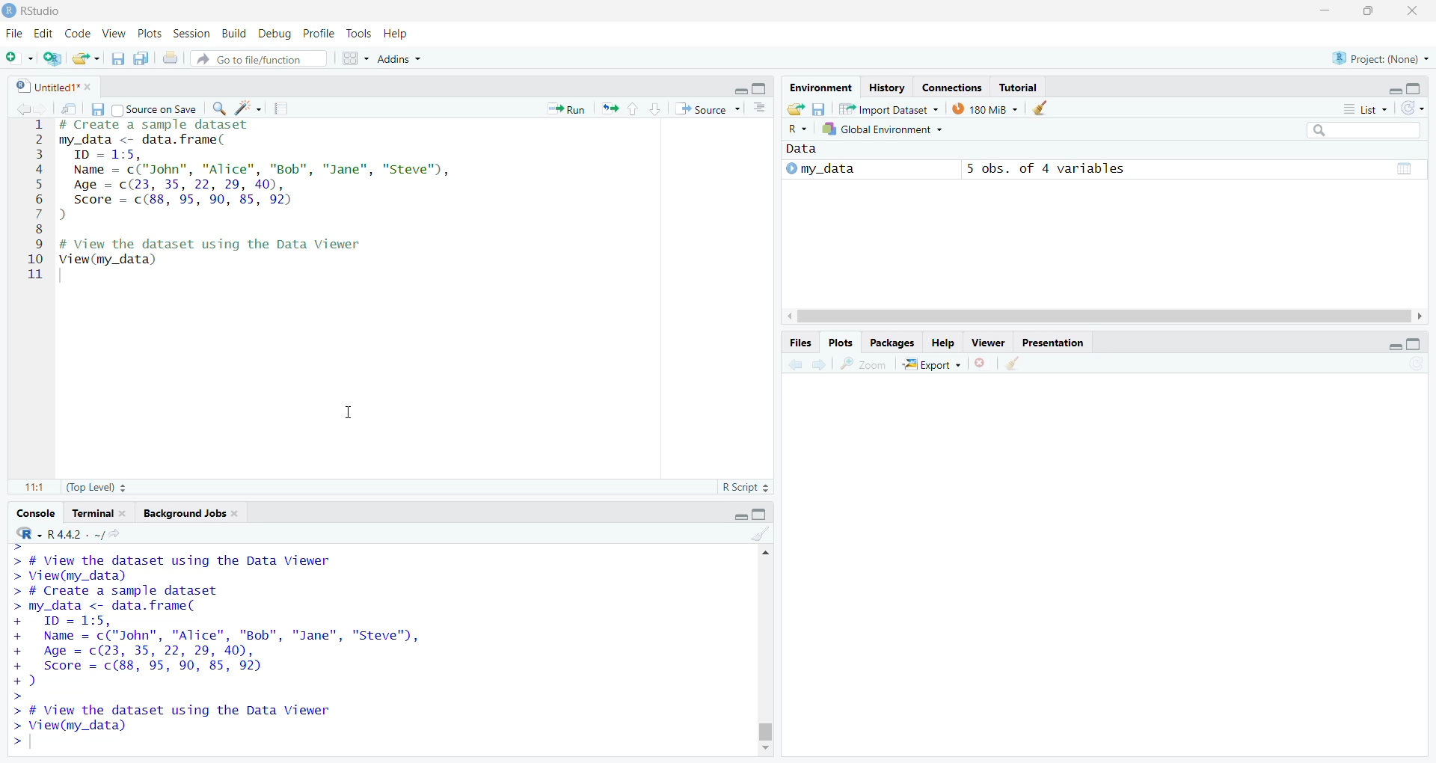 The height and width of the screenshot is (763, 1436). Describe the element at coordinates (737, 517) in the screenshot. I see `Minimize` at that location.